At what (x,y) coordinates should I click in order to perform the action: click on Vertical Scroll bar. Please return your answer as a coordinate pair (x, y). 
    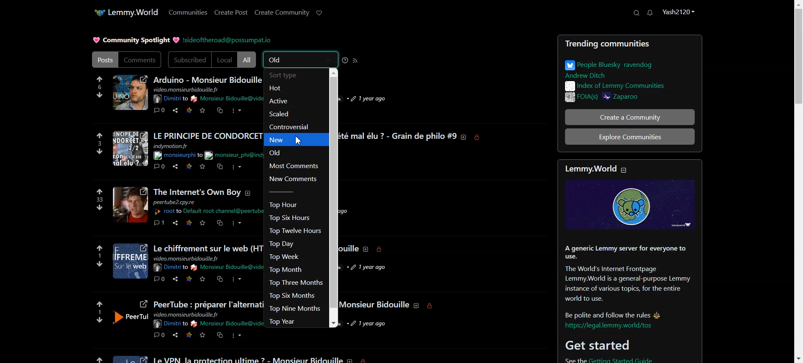
    Looking at the image, I should click on (332, 198).